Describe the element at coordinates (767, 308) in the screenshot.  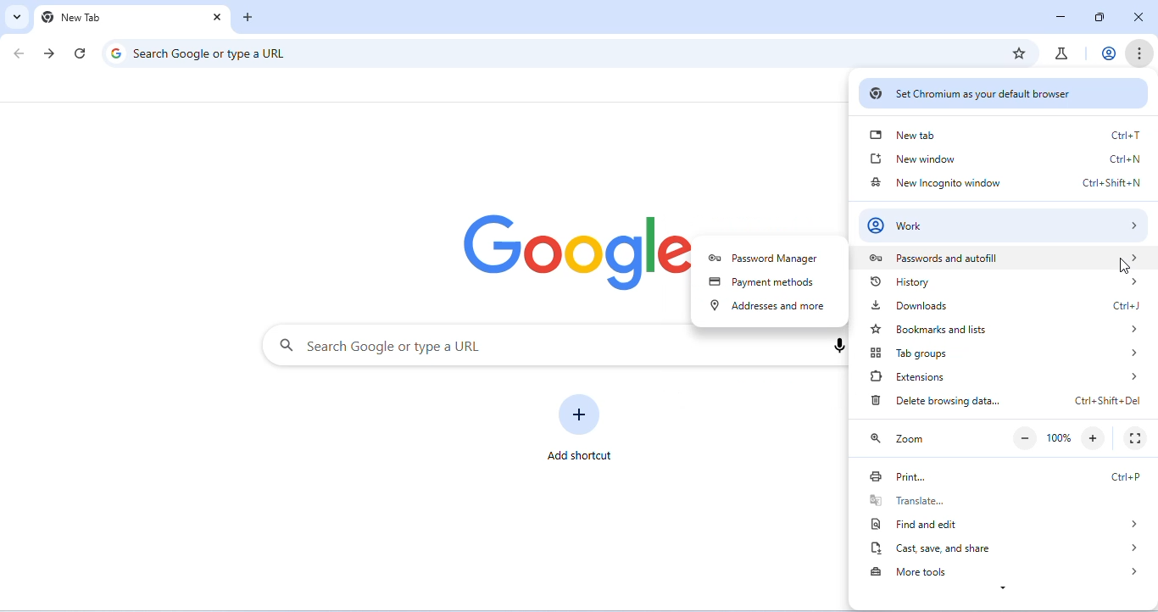
I see `address and more` at that location.